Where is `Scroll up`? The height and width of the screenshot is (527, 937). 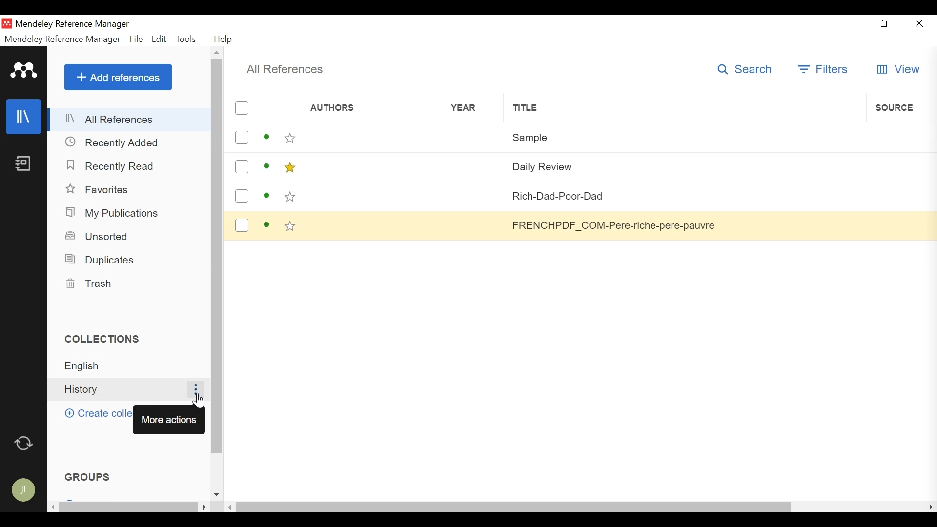 Scroll up is located at coordinates (217, 52).